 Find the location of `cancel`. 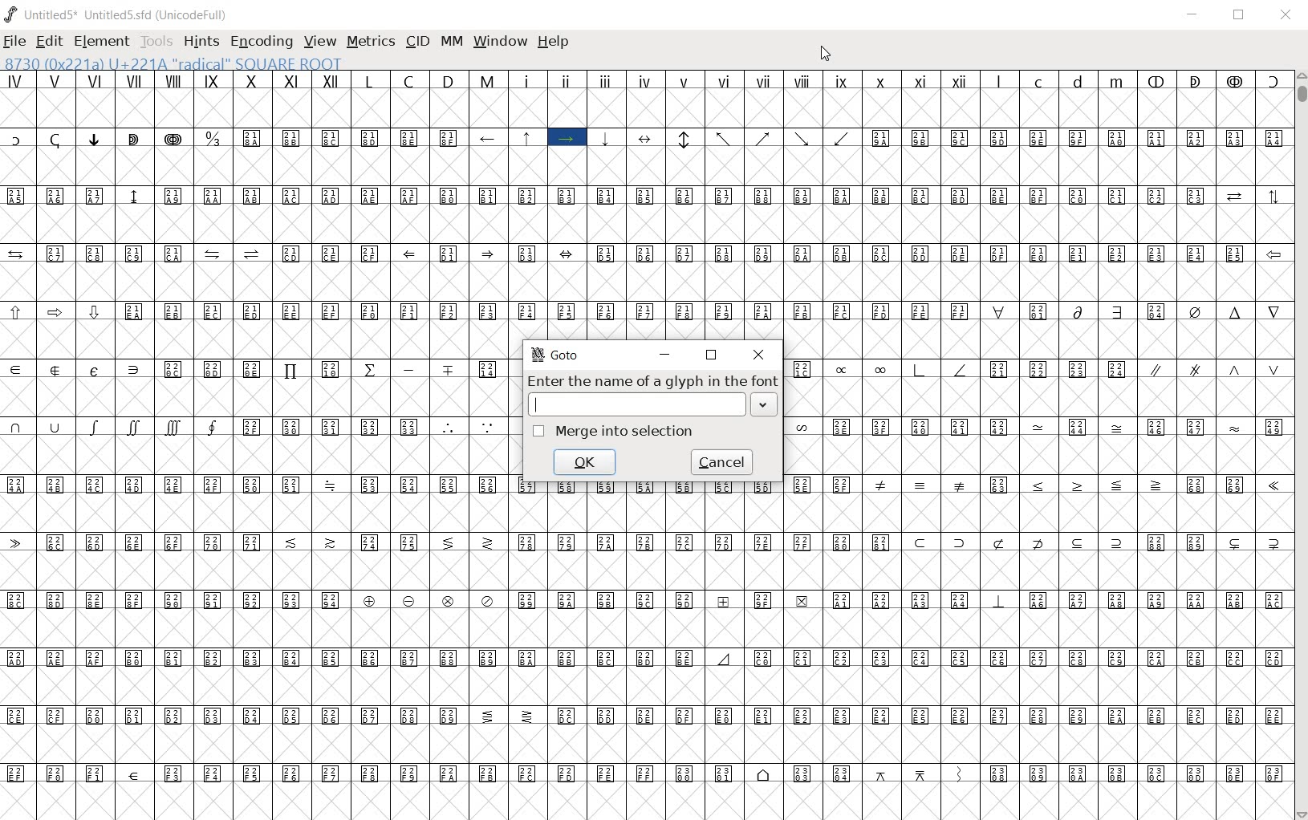

cancel is located at coordinates (721, 462).